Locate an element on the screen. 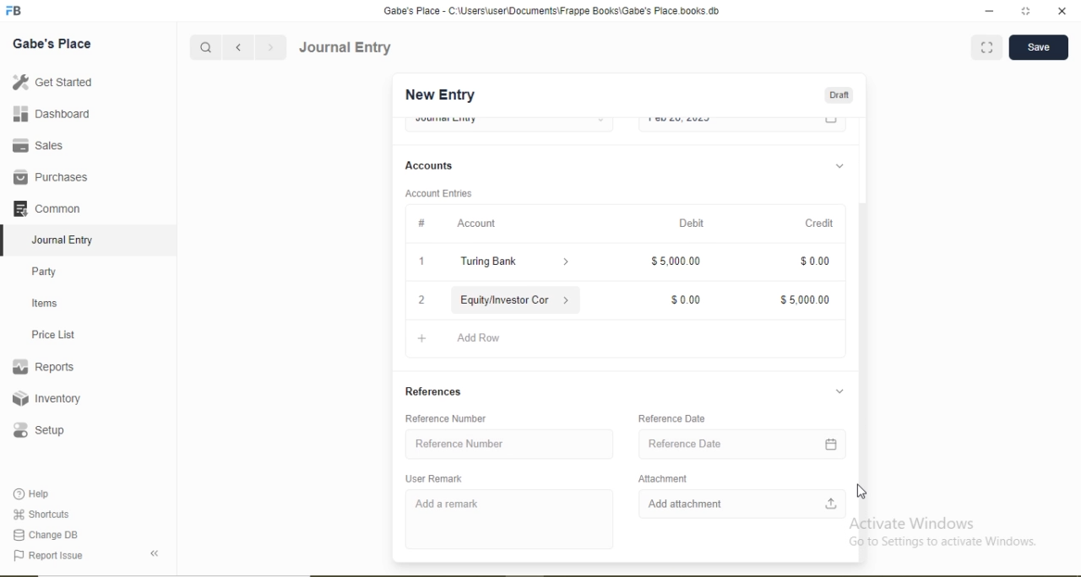 This screenshot has height=577, width=1081. full screen is located at coordinates (1026, 11).